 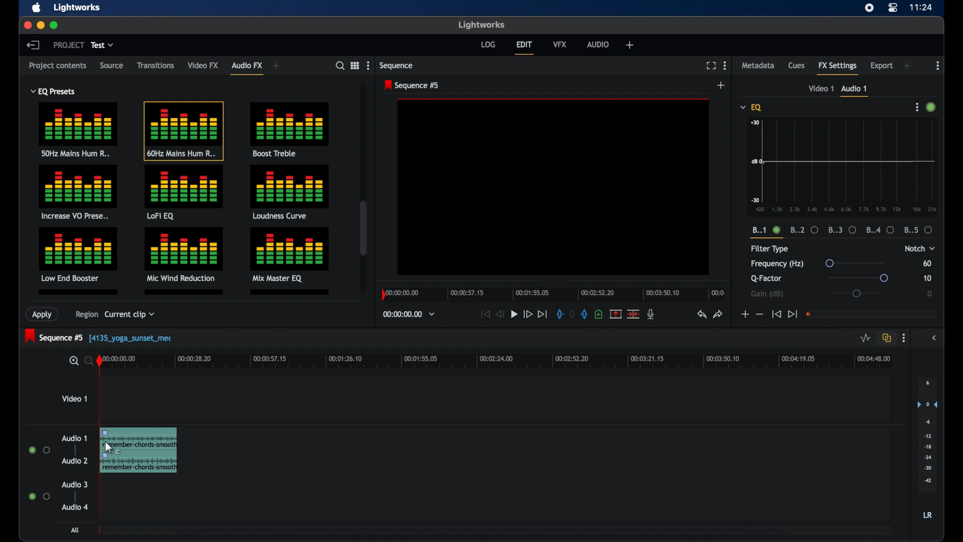 What do you see at coordinates (33, 45) in the screenshot?
I see `back` at bounding box center [33, 45].